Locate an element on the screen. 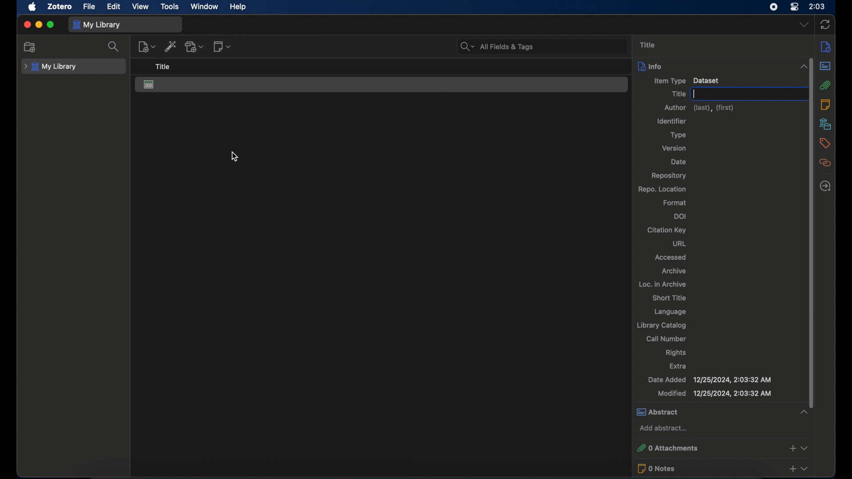 The image size is (852, 479). version is located at coordinates (674, 148).